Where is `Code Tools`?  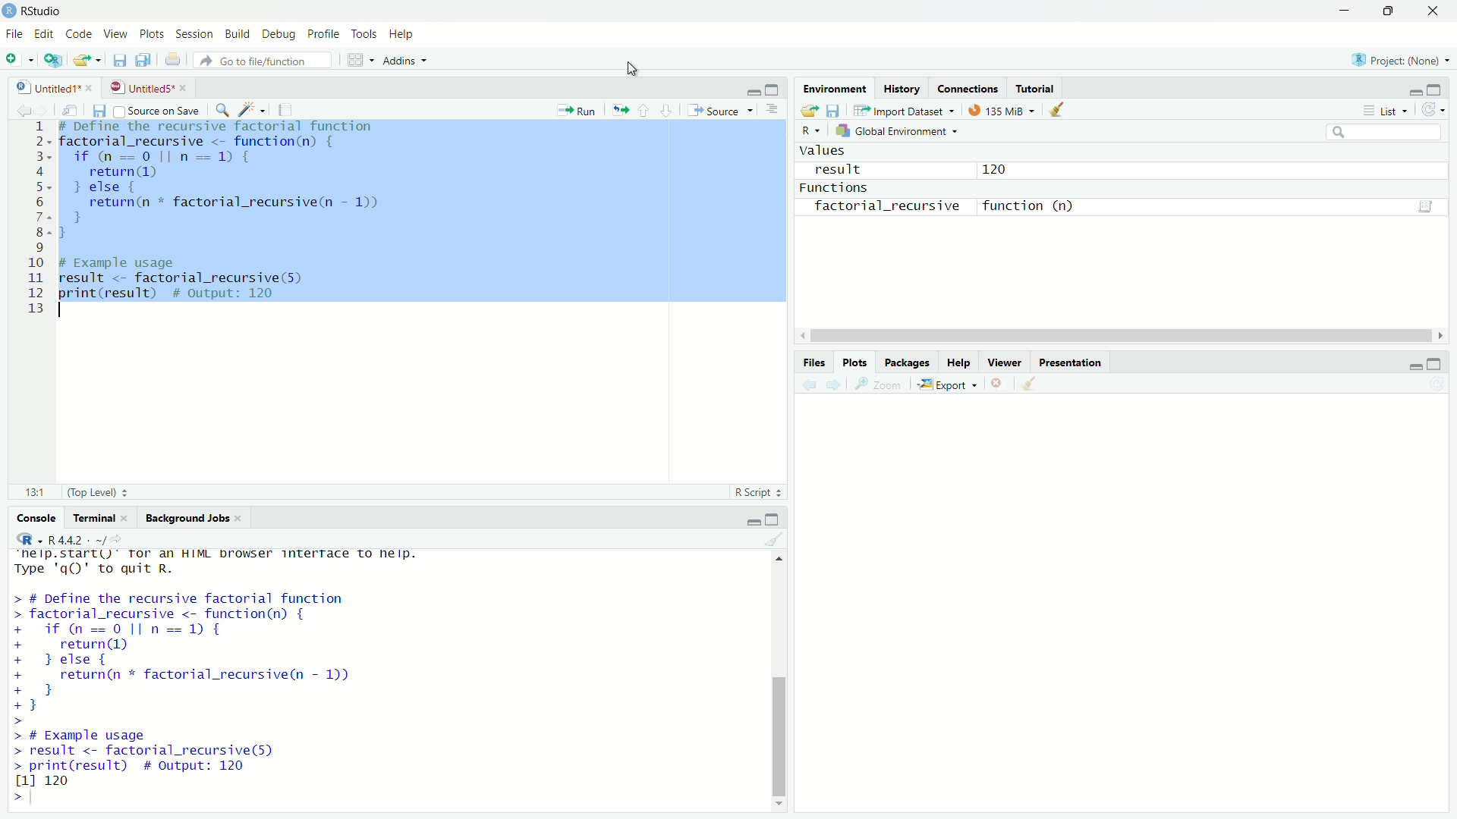 Code Tools is located at coordinates (254, 108).